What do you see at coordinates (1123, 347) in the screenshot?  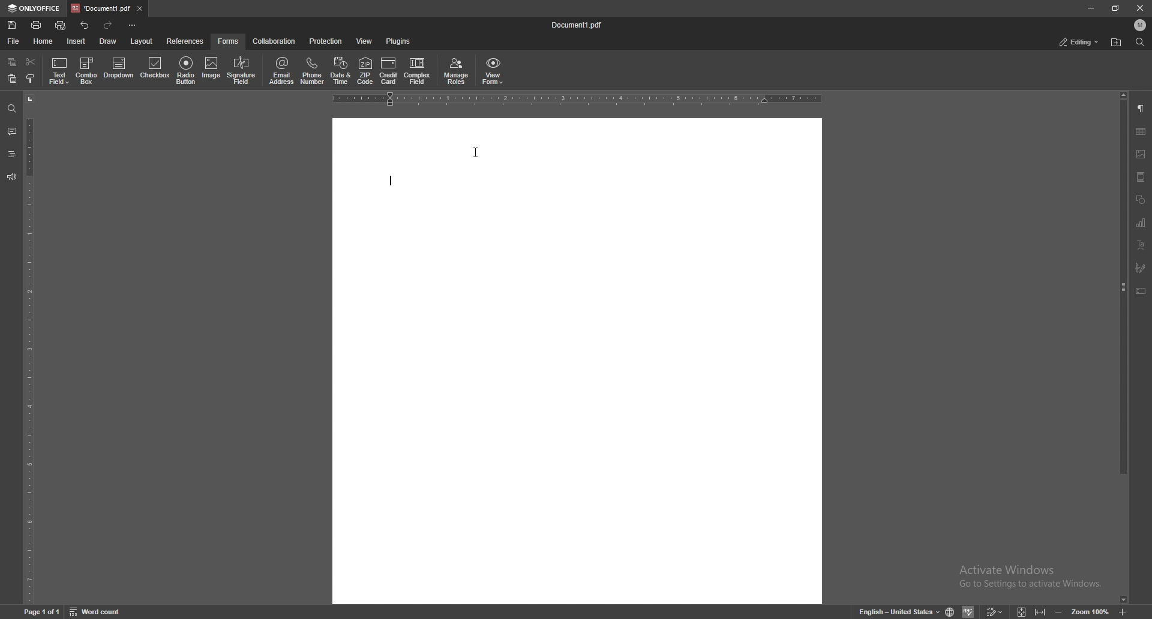 I see `scroll bar` at bounding box center [1123, 347].